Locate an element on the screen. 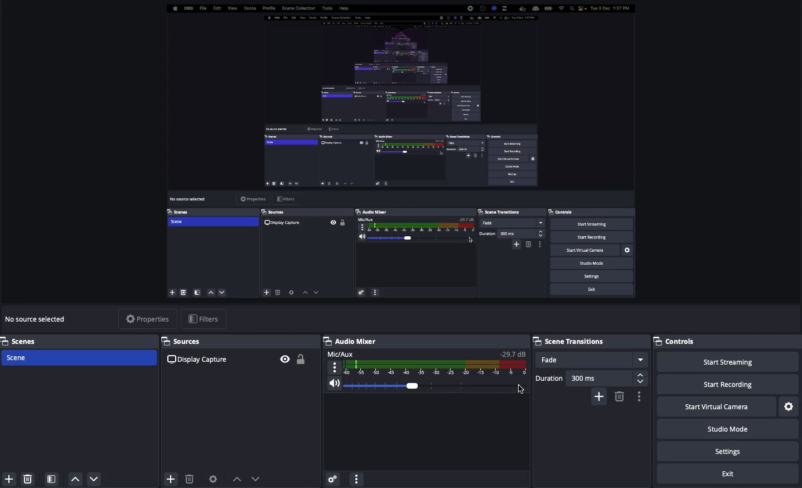 This screenshot has width=802, height=488. Settings is located at coordinates (789, 406).